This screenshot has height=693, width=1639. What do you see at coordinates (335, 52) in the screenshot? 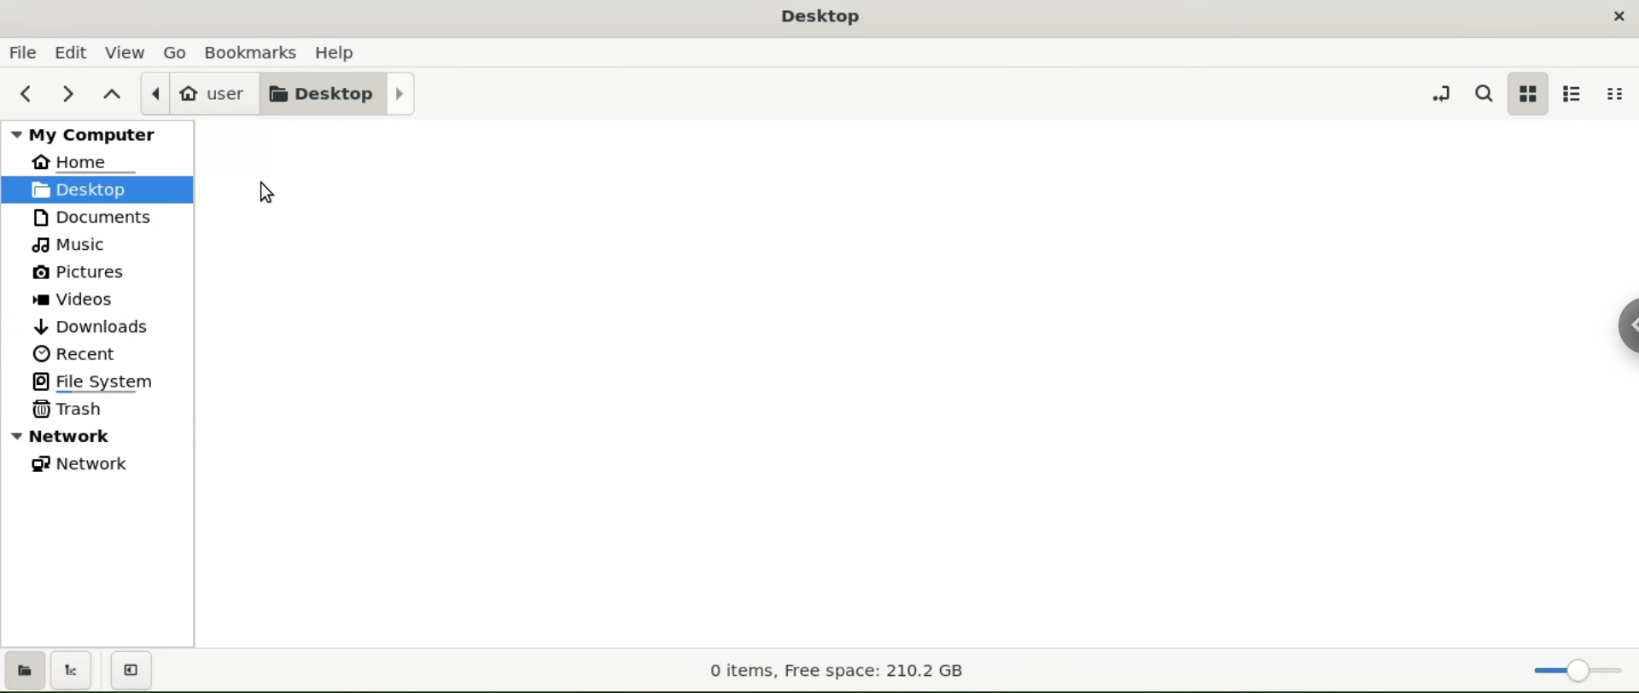
I see `help` at bounding box center [335, 52].